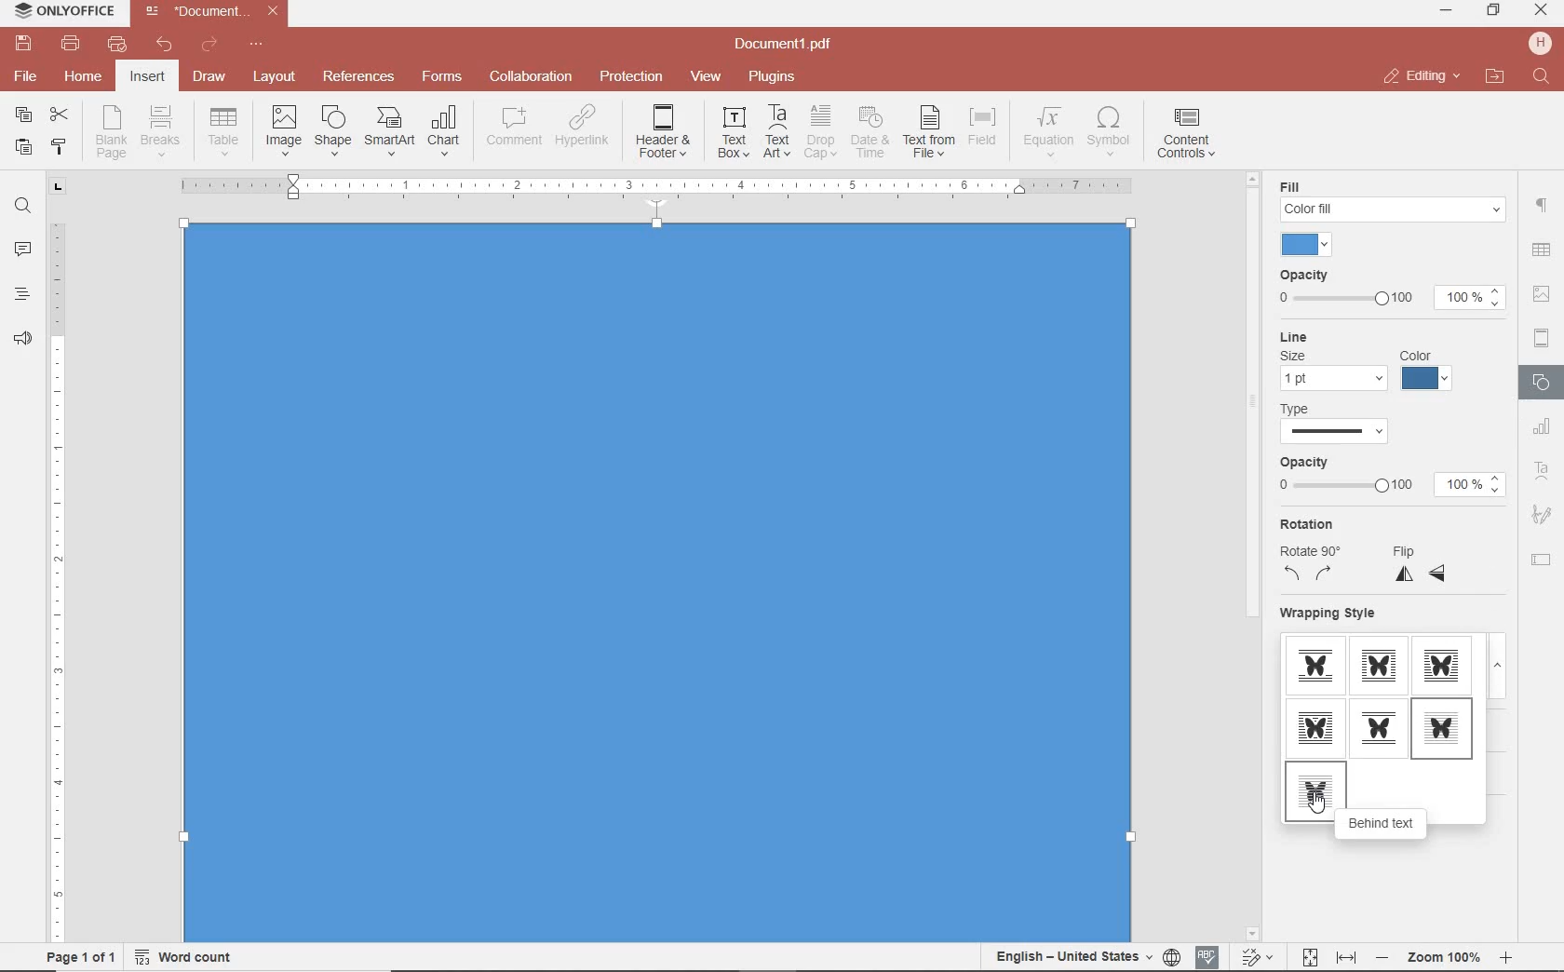 Image resolution: width=1564 pixels, height=972 pixels. I want to click on view, so click(706, 77).